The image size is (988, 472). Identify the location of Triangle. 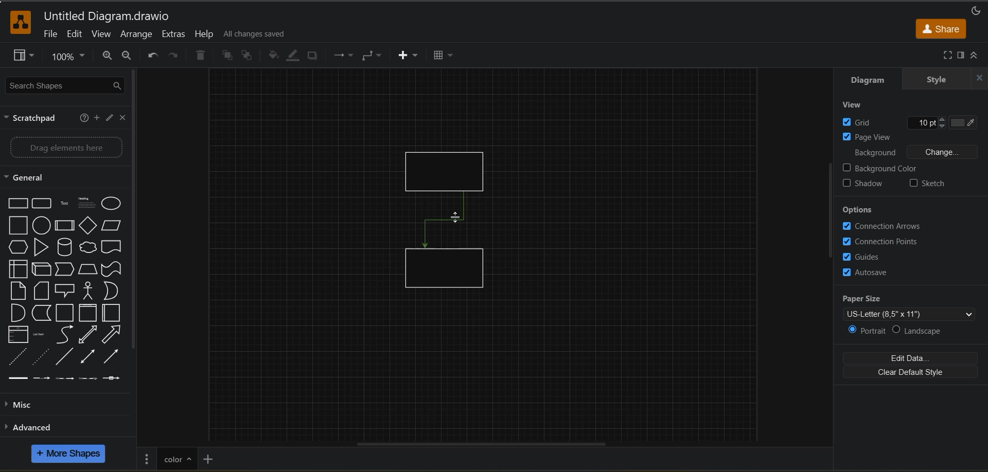
(41, 247).